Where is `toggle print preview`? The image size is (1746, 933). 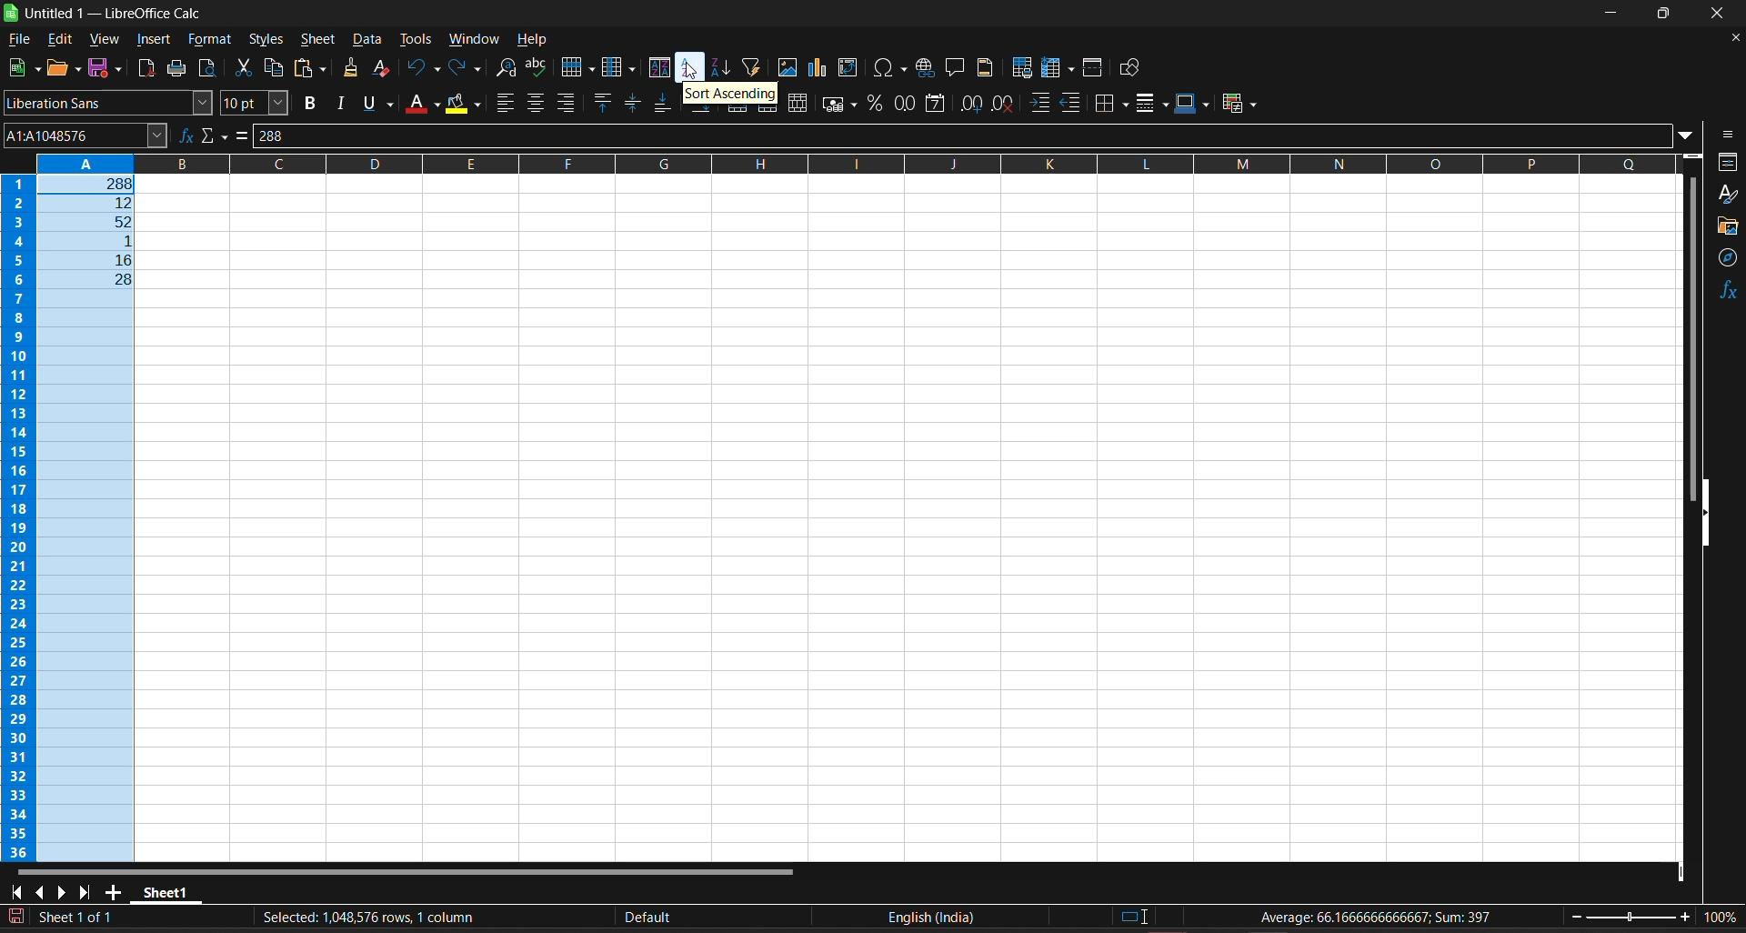
toggle print preview is located at coordinates (207, 67).